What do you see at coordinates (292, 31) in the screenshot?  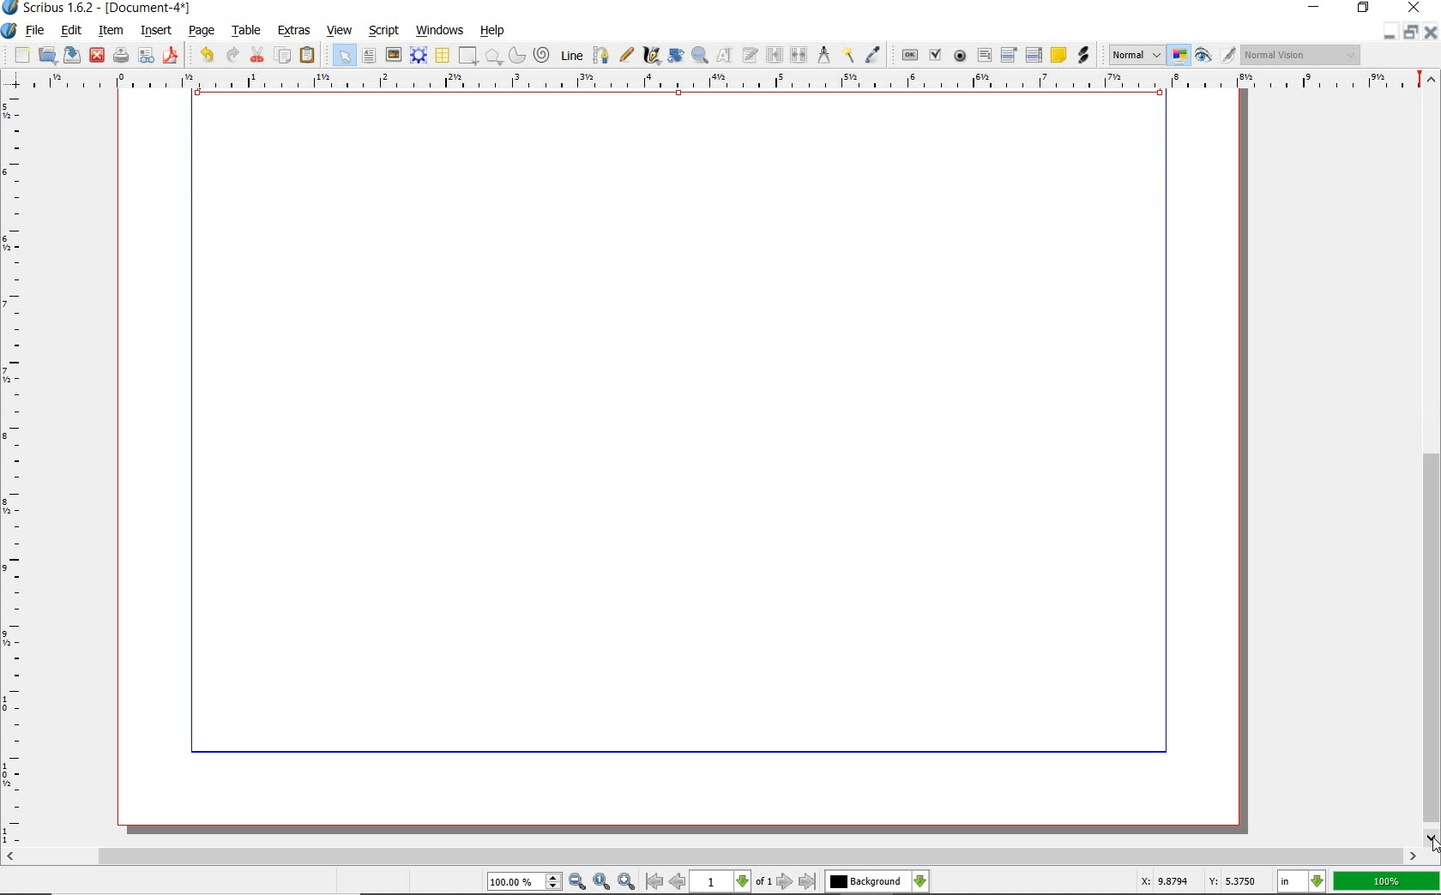 I see `extras` at bounding box center [292, 31].